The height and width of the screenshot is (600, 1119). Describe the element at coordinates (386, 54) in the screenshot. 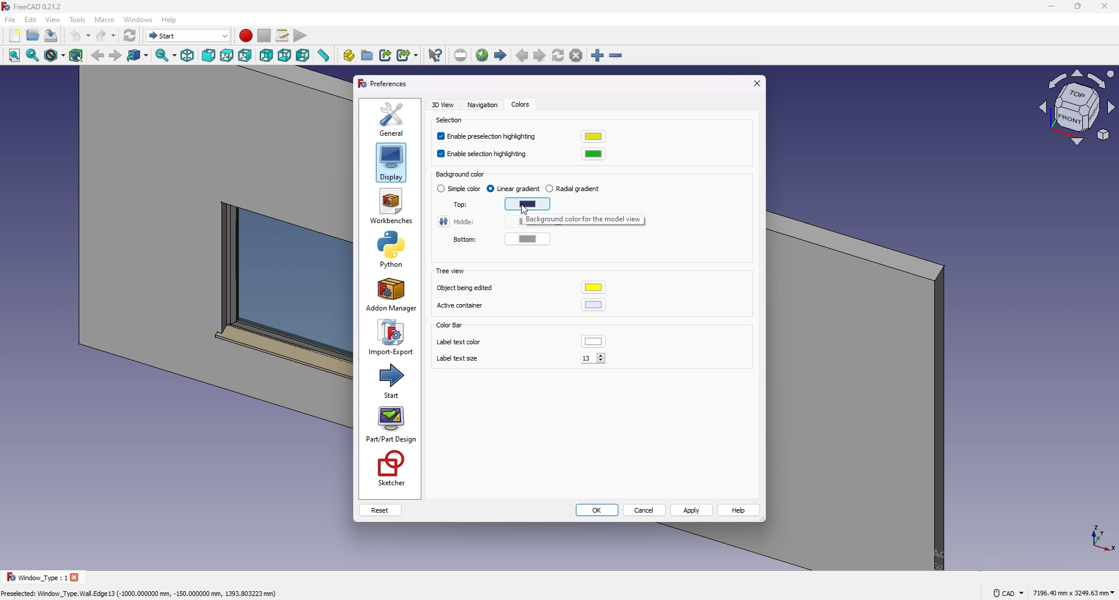

I see `make link` at that location.